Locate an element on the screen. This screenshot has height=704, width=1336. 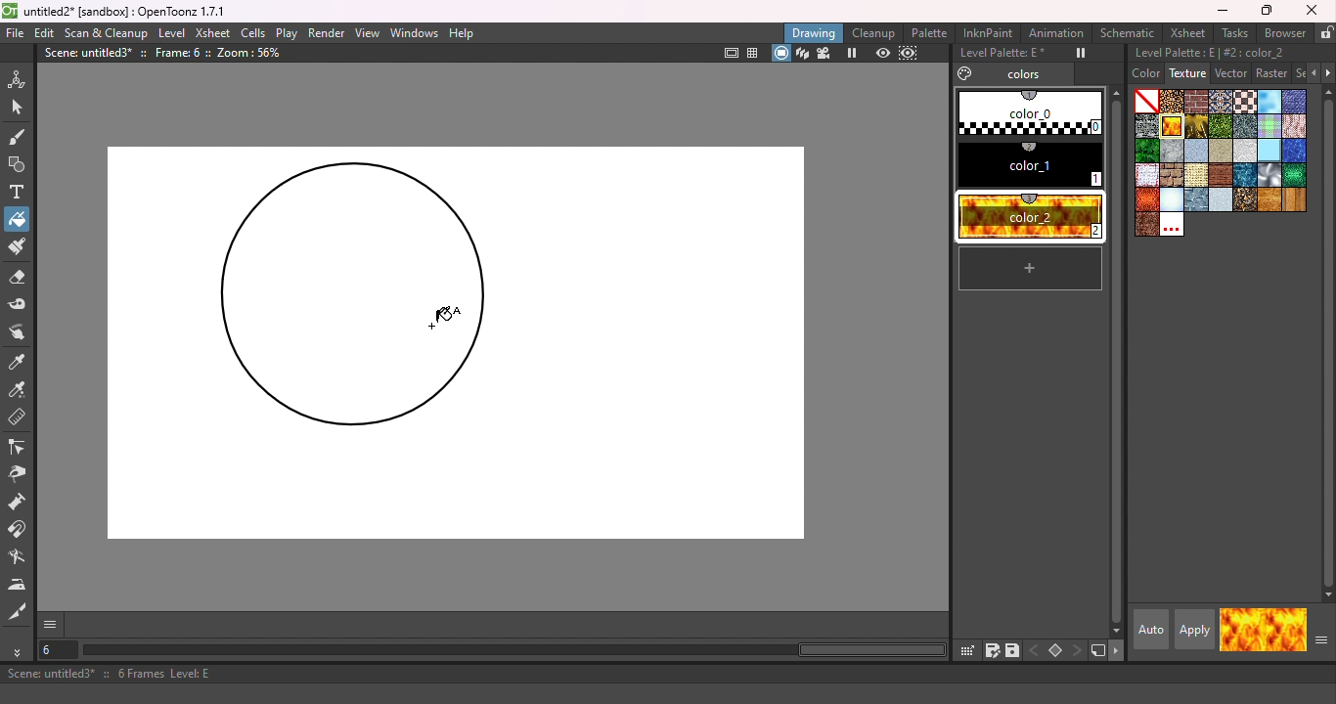
wornleather.bmp is located at coordinates (1148, 226).